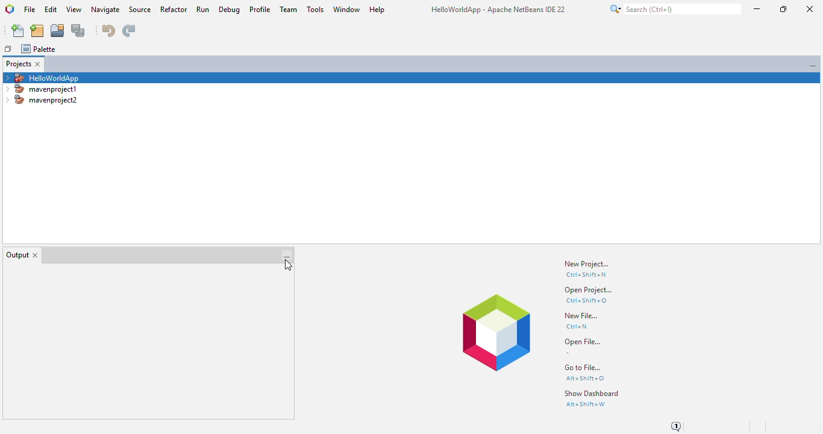  I want to click on close window, so click(38, 64).